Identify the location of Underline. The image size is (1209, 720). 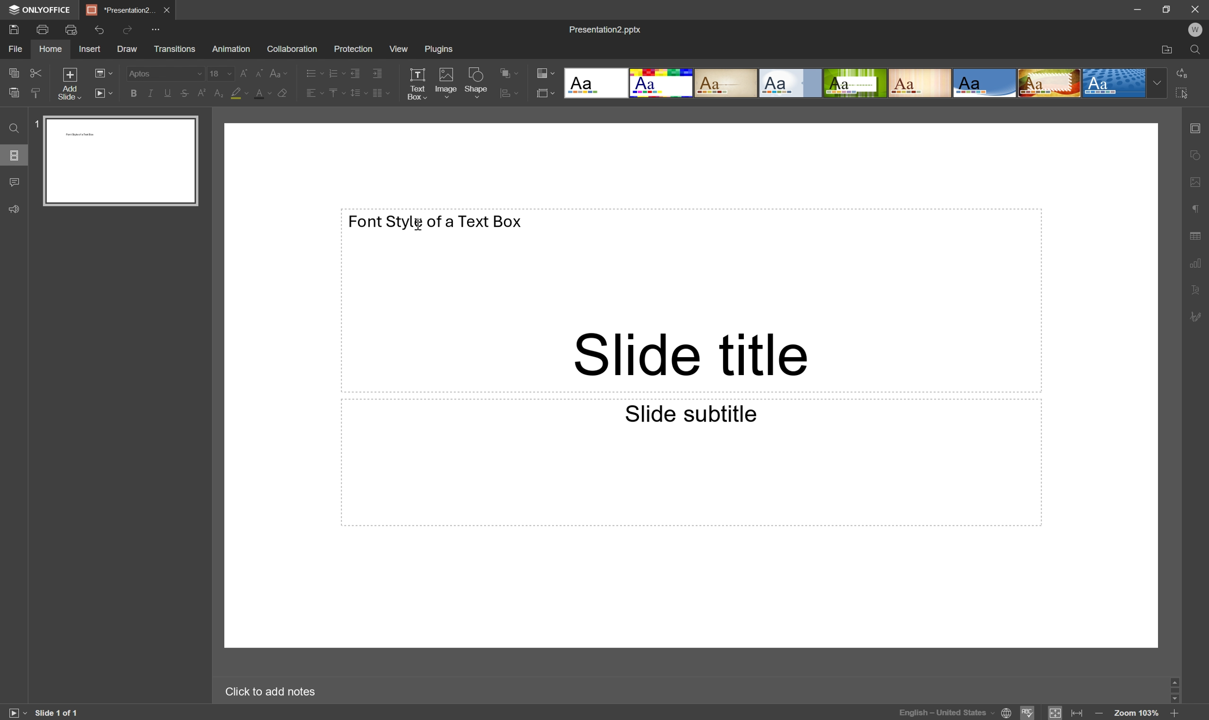
(168, 92).